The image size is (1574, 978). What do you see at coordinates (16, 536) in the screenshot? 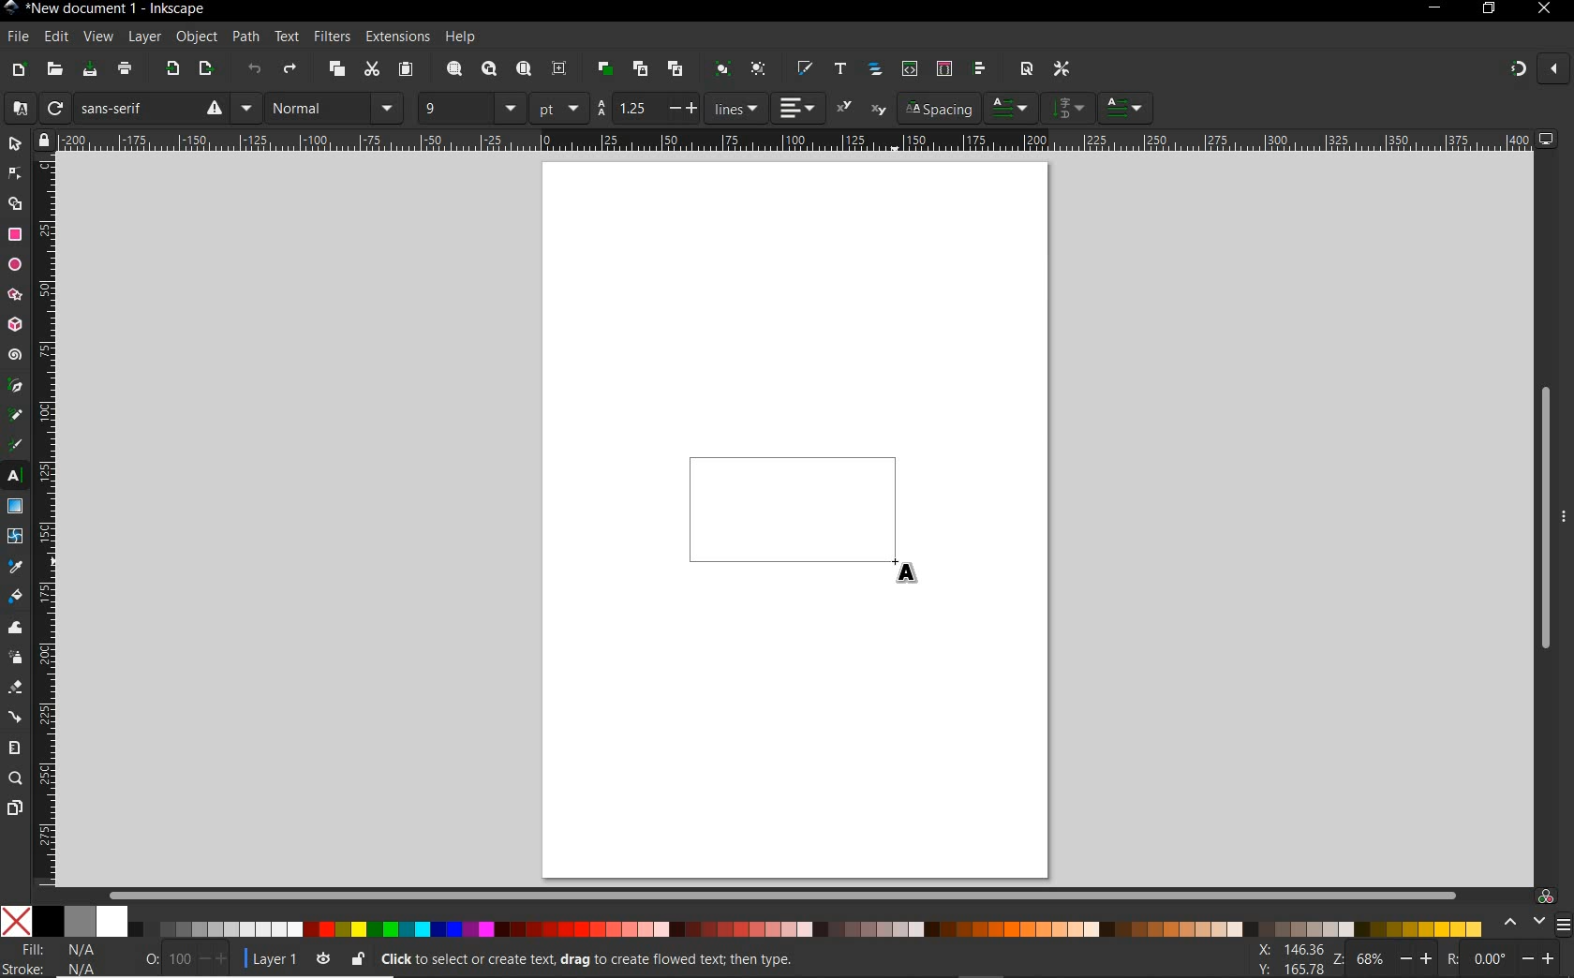
I see `Mesh Tool` at bounding box center [16, 536].